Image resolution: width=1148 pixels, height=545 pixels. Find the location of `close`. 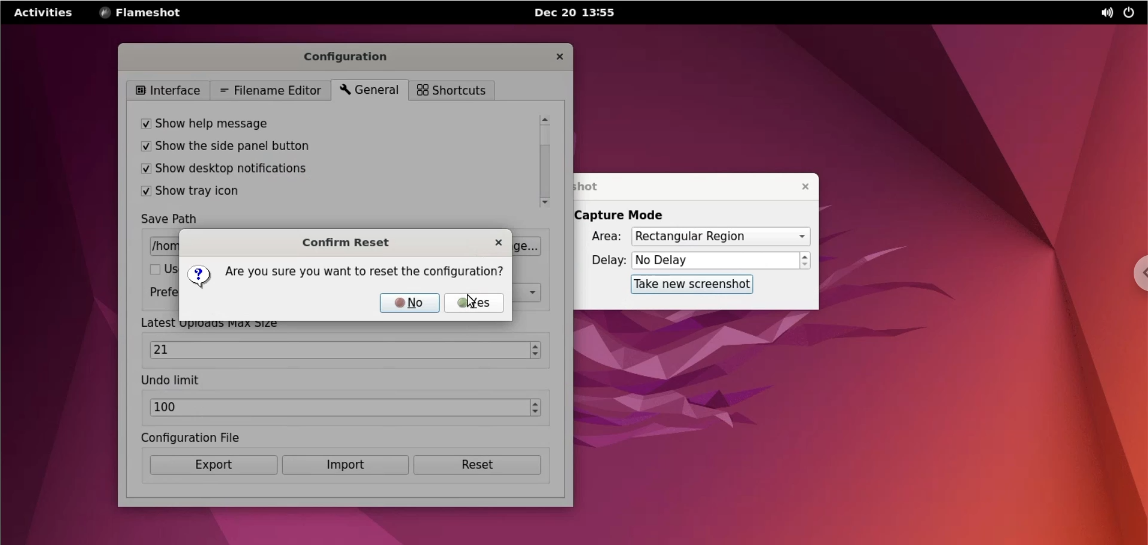

close is located at coordinates (498, 242).